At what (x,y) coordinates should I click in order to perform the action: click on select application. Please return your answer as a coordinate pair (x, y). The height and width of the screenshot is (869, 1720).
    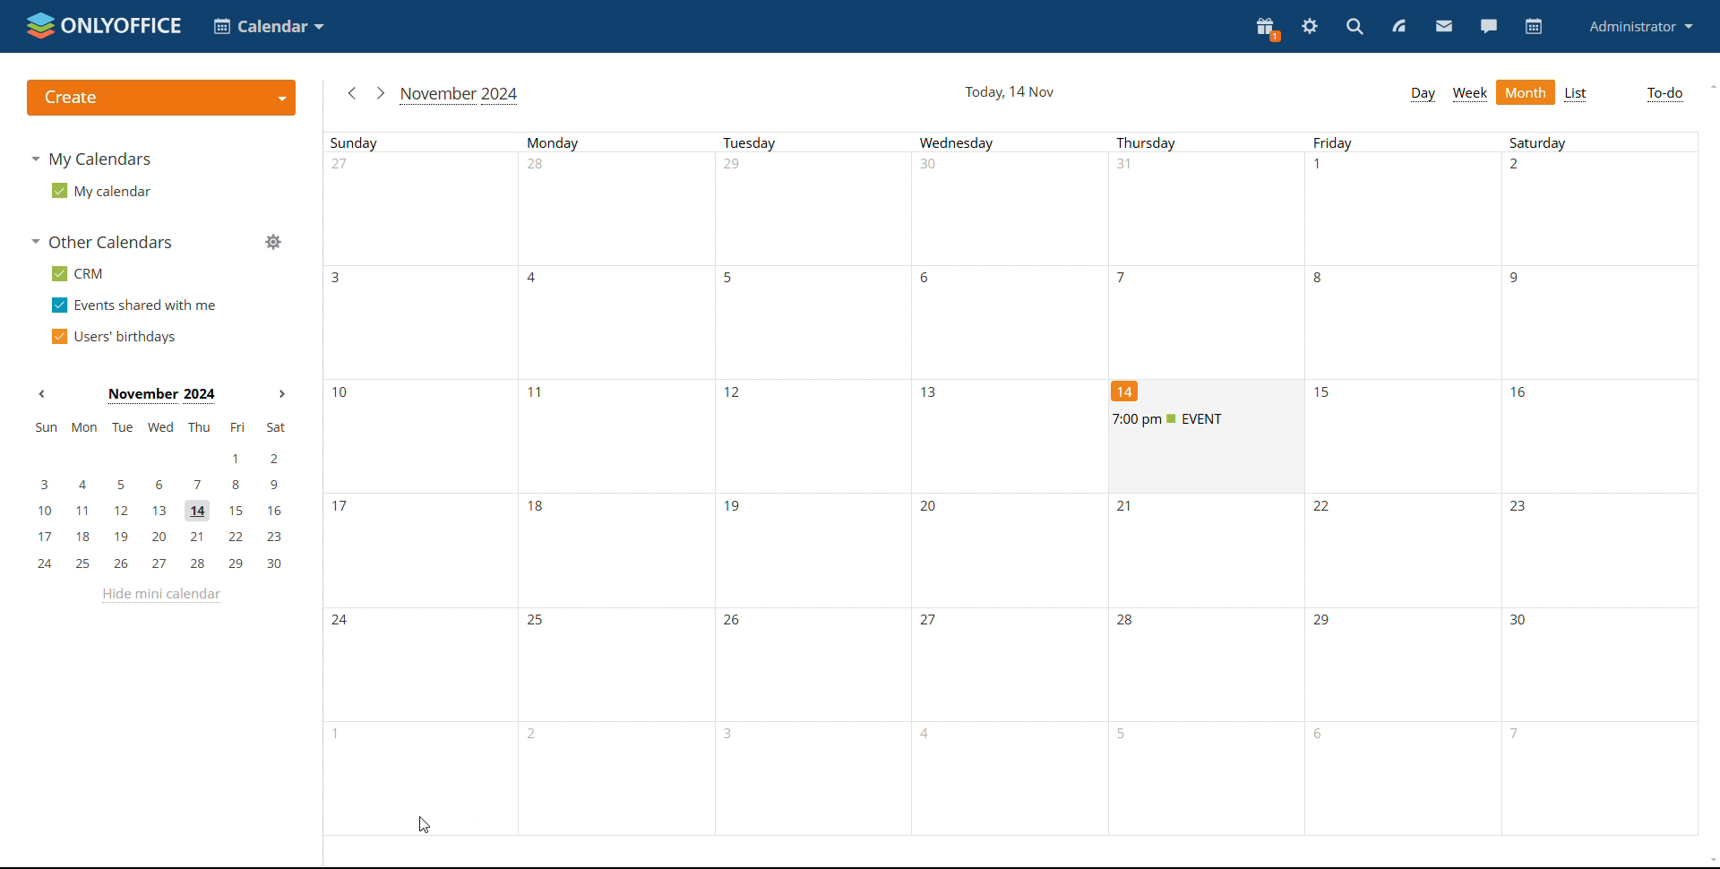
    Looking at the image, I should click on (271, 26).